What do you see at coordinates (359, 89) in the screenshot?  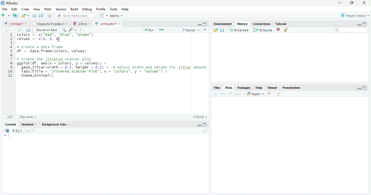 I see `Minimize` at bounding box center [359, 89].